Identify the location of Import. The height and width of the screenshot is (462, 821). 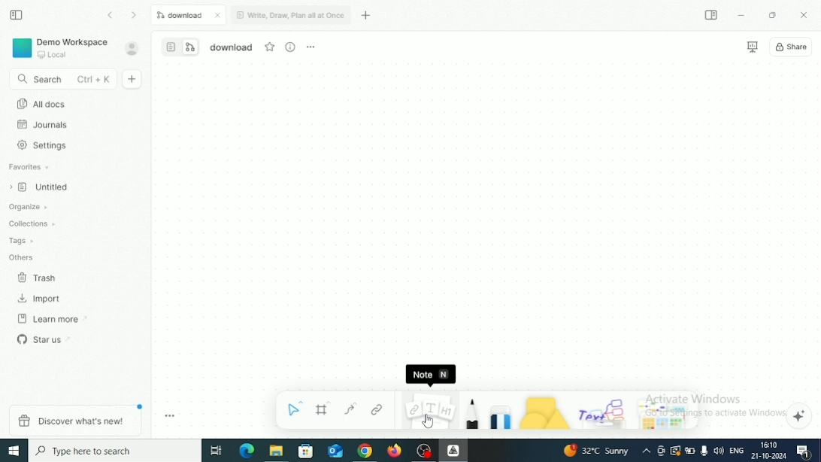
(40, 299).